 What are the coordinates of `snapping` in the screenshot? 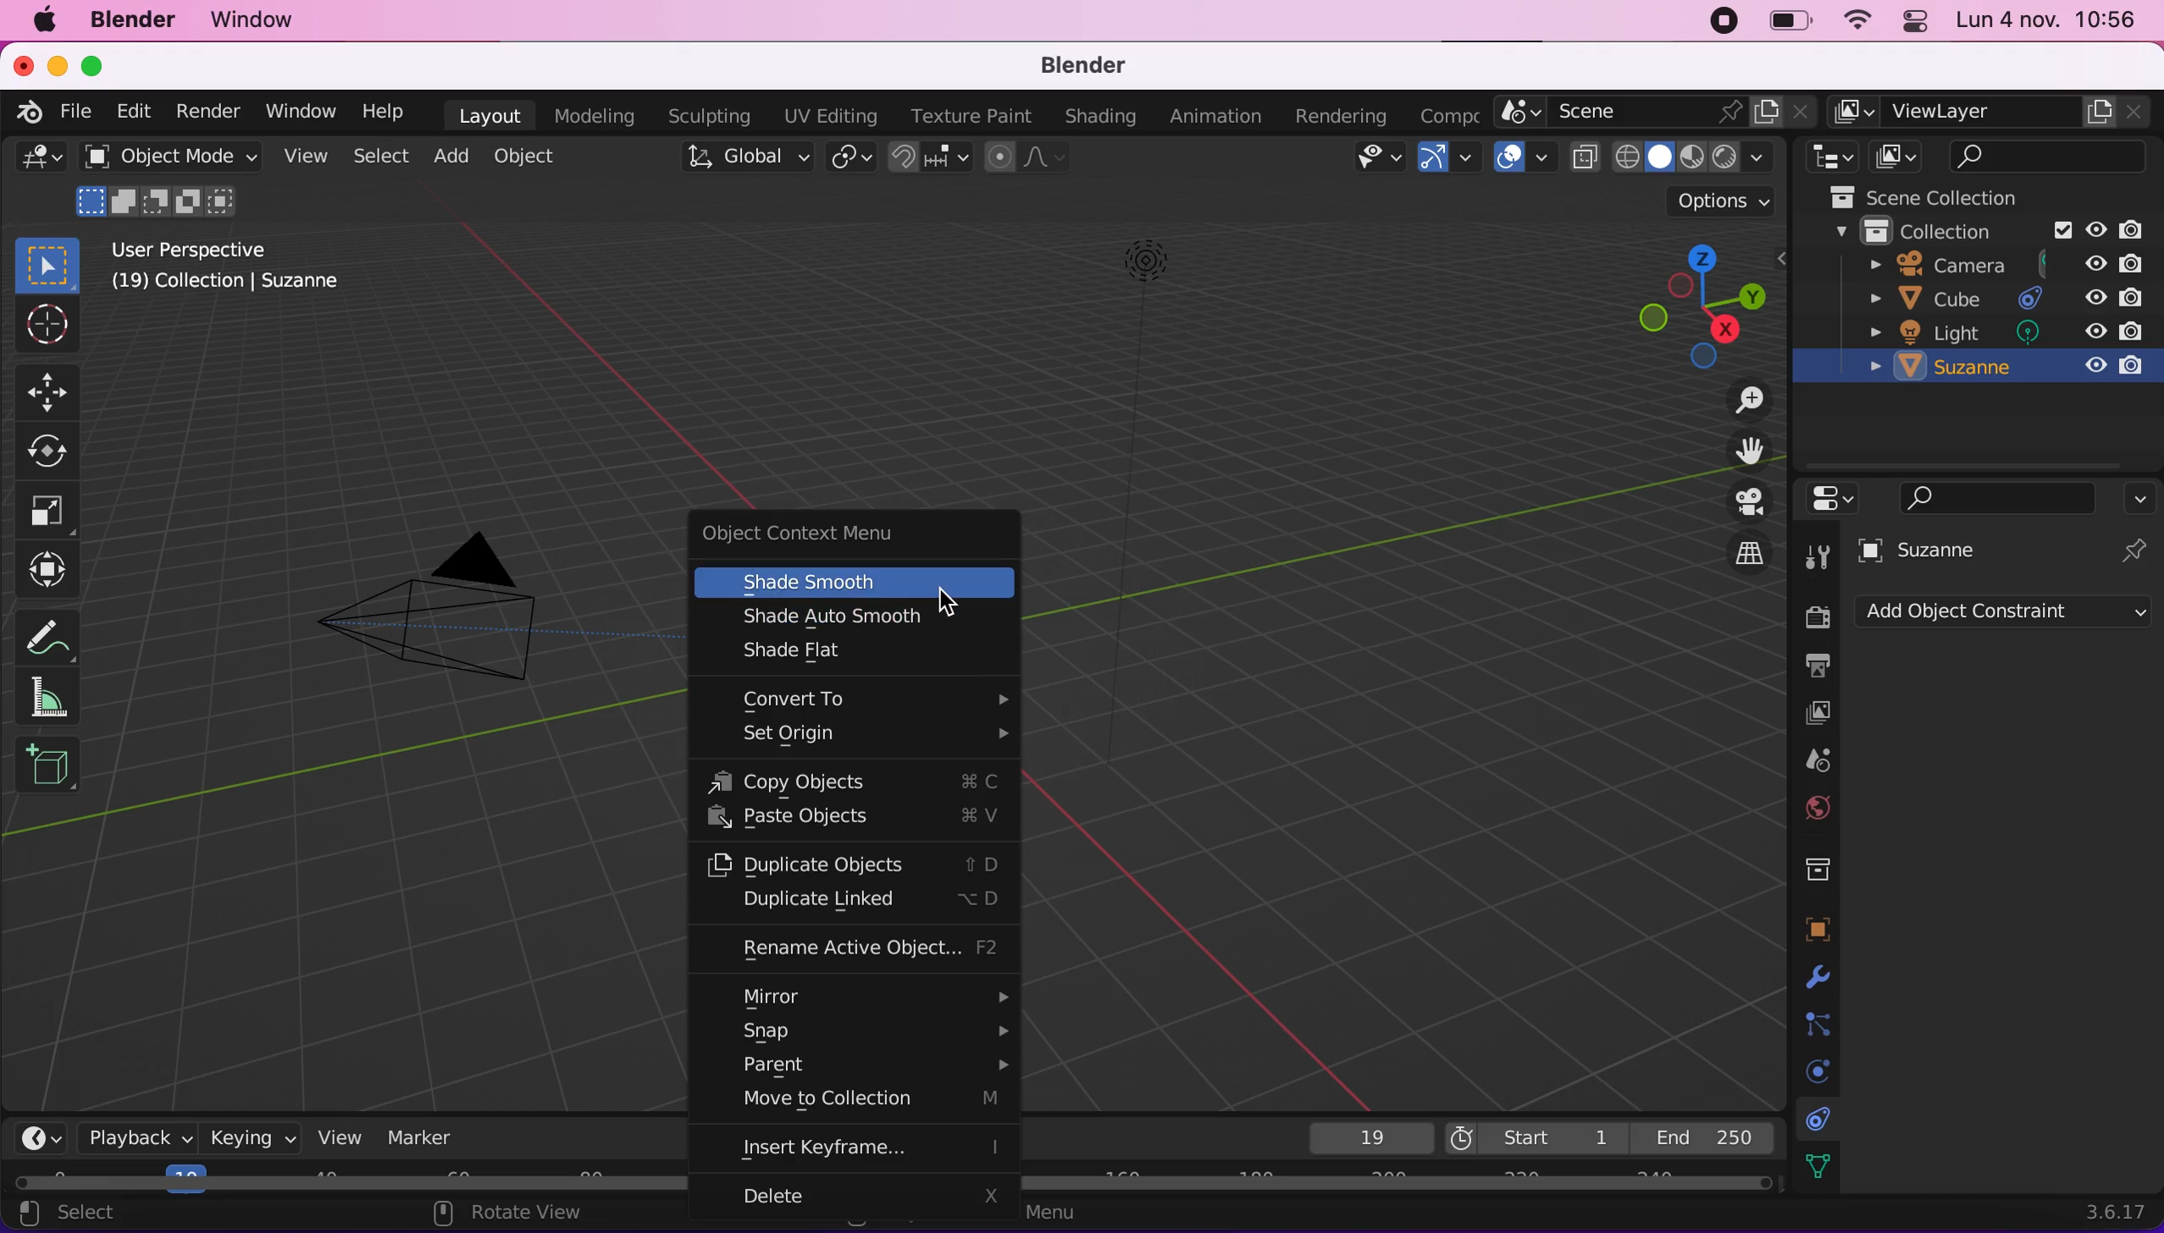 It's located at (927, 158).